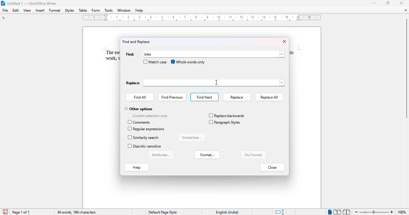 The height and width of the screenshot is (215, 409). What do you see at coordinates (292, 53) in the screenshot?
I see `to` at bounding box center [292, 53].